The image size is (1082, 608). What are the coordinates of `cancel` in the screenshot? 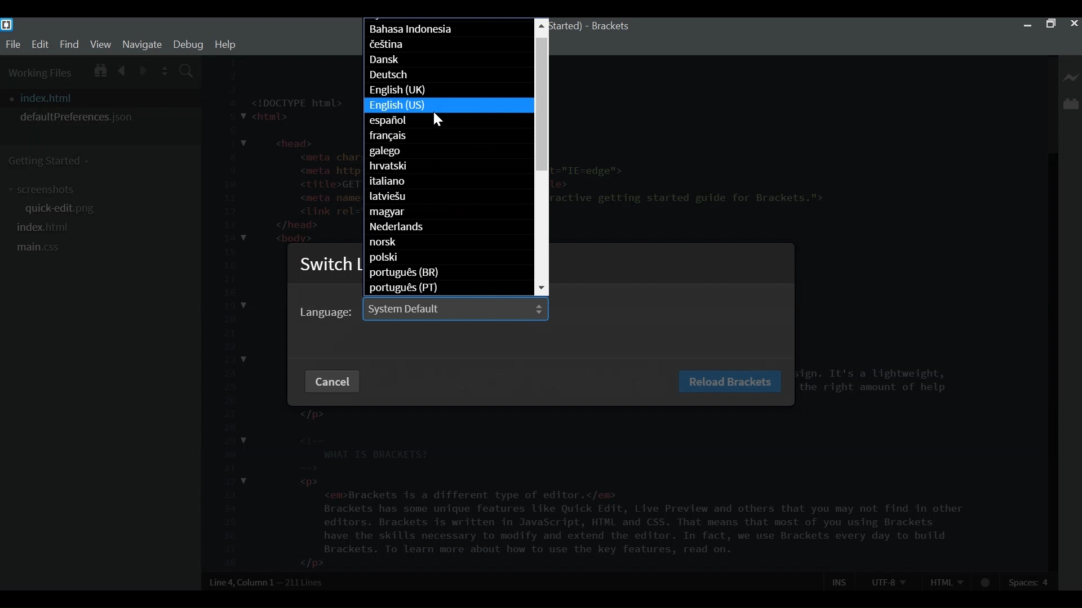 It's located at (334, 381).